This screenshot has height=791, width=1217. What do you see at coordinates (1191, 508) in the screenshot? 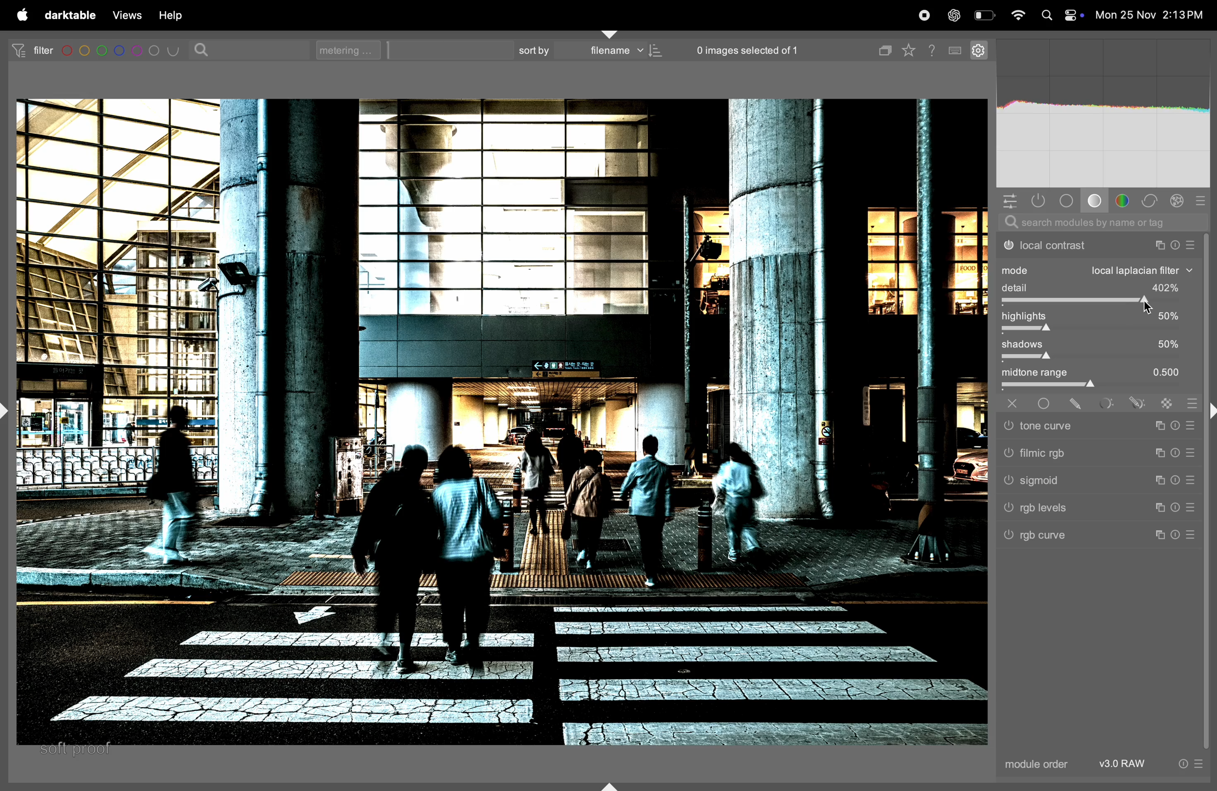
I see `preset` at bounding box center [1191, 508].